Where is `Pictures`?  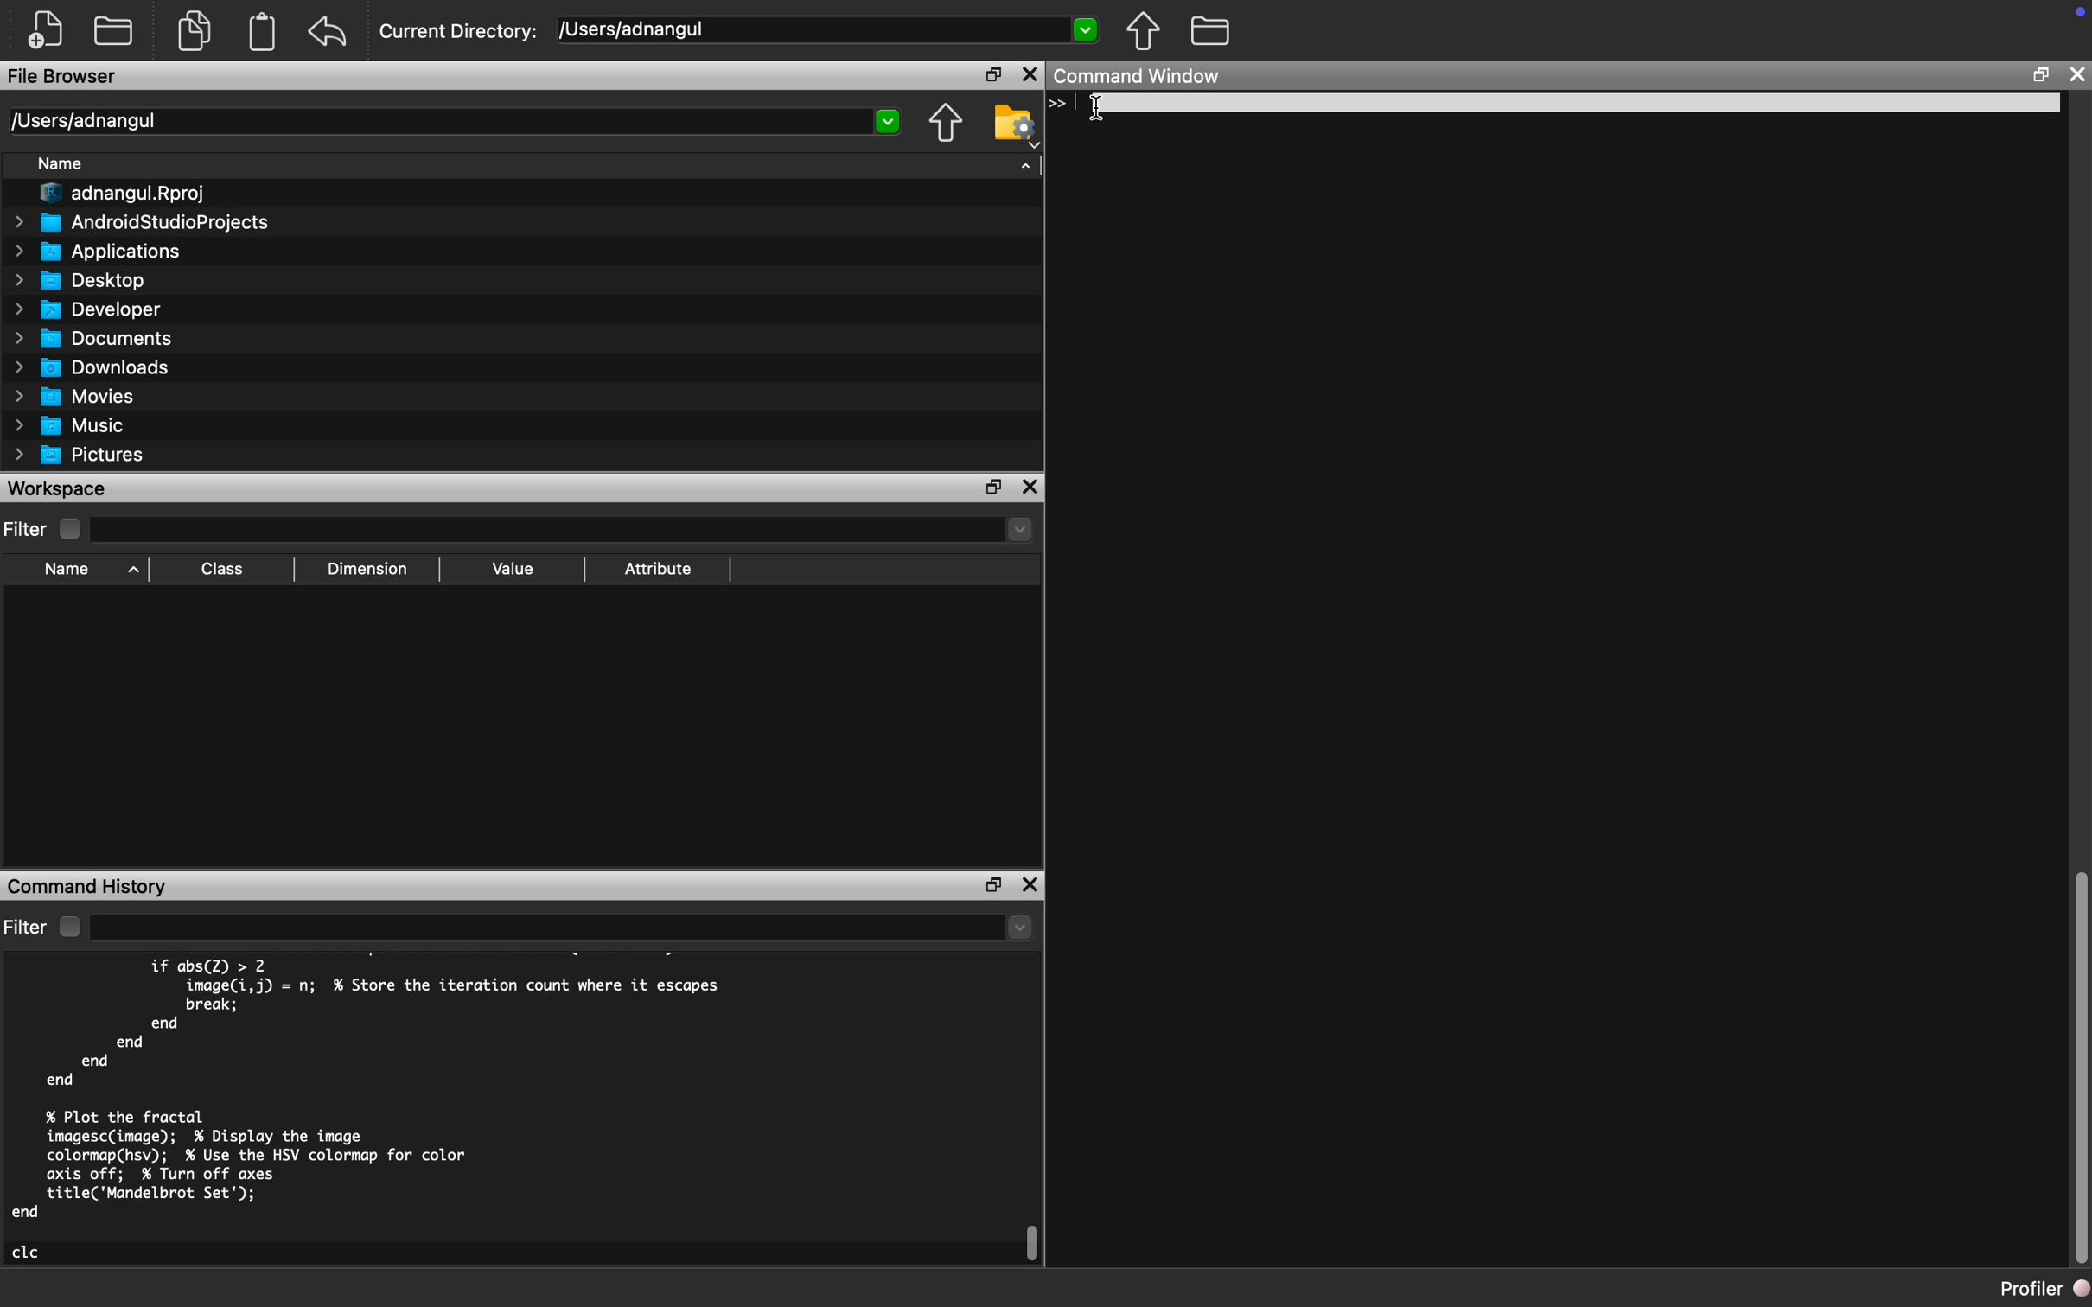
Pictures is located at coordinates (82, 456).